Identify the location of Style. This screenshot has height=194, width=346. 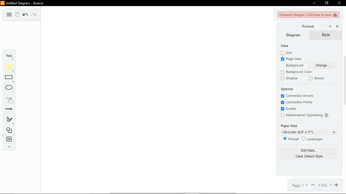
(325, 35).